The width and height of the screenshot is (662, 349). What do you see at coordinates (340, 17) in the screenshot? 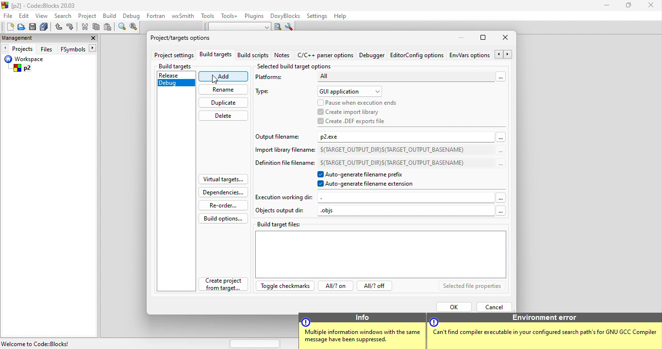
I see `help` at bounding box center [340, 17].